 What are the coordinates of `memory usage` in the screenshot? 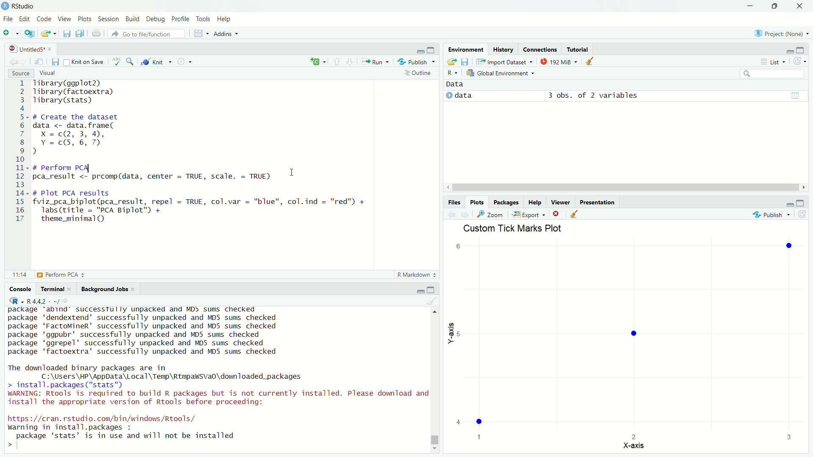 It's located at (559, 61).